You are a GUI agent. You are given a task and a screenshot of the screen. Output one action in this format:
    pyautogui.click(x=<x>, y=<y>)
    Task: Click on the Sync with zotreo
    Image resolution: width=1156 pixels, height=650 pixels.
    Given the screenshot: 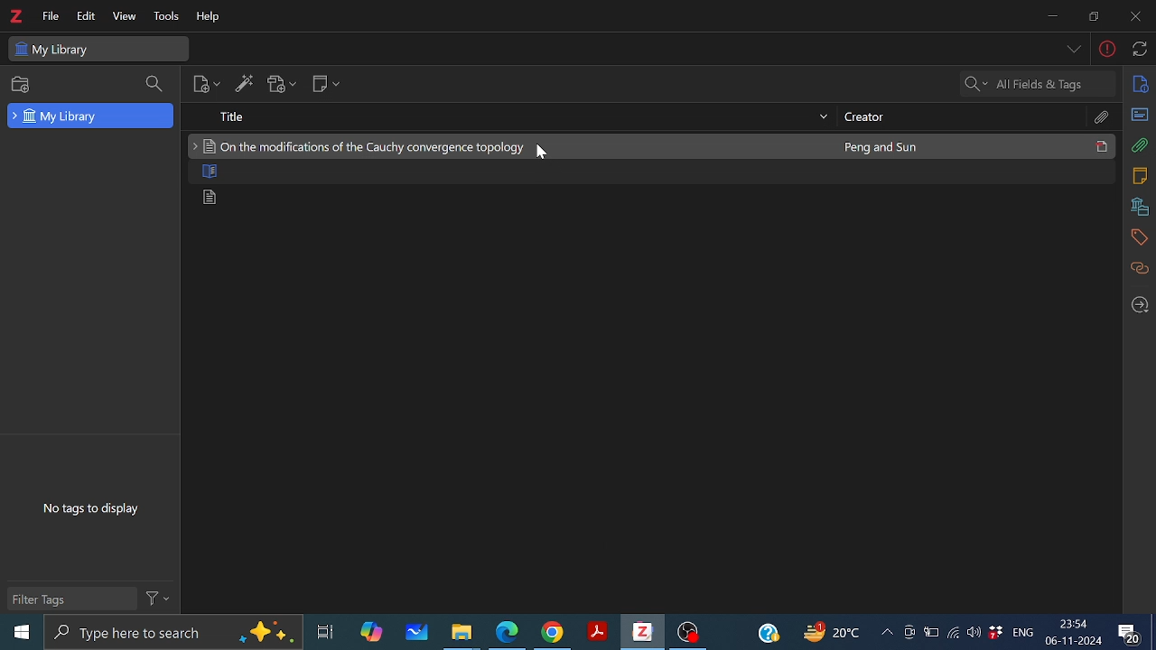 What is the action you would take?
    pyautogui.click(x=1140, y=51)
    